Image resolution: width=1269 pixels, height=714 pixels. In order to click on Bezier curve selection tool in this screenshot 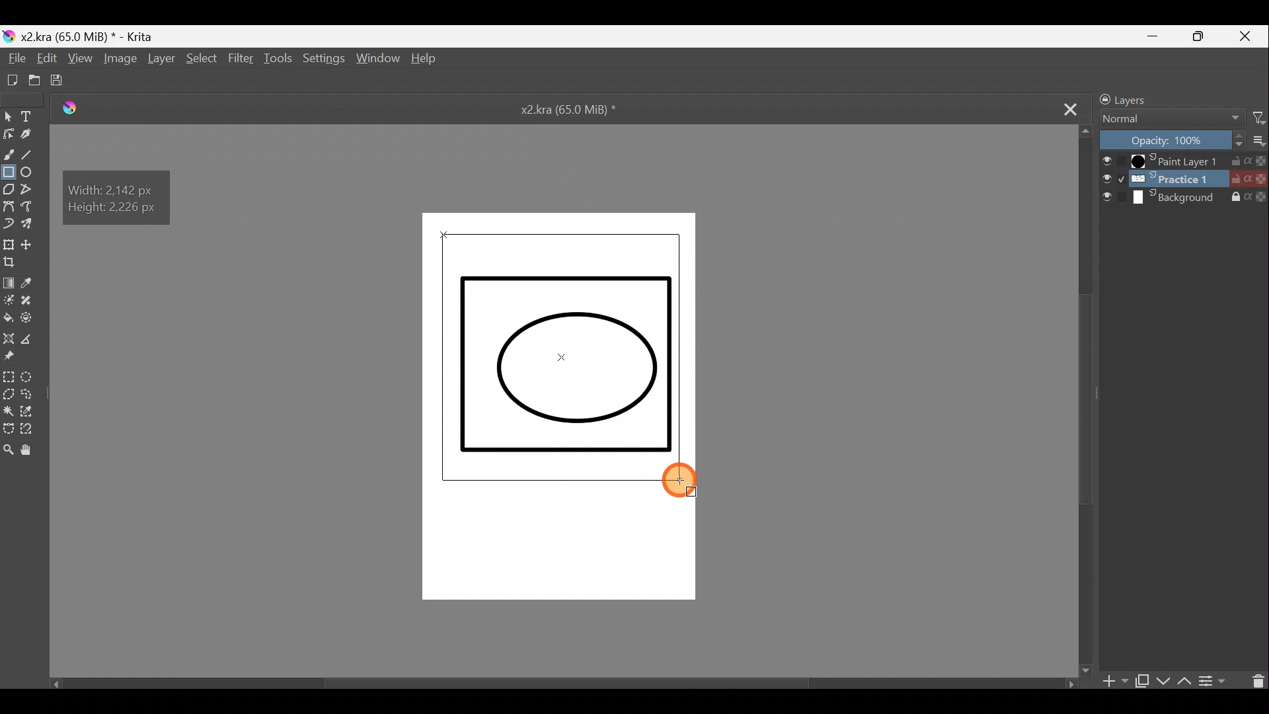, I will do `click(8, 430)`.